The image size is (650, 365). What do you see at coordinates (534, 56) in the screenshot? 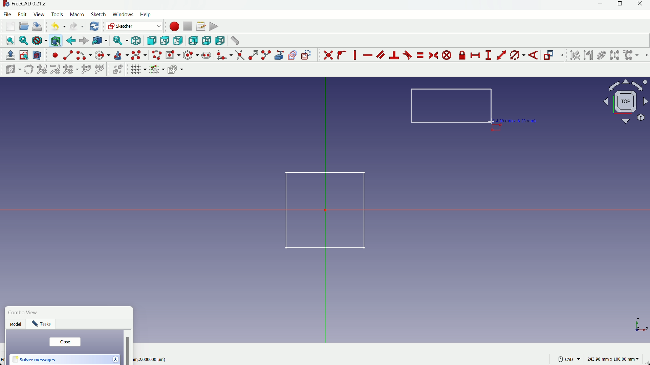
I see `constraint angle` at bounding box center [534, 56].